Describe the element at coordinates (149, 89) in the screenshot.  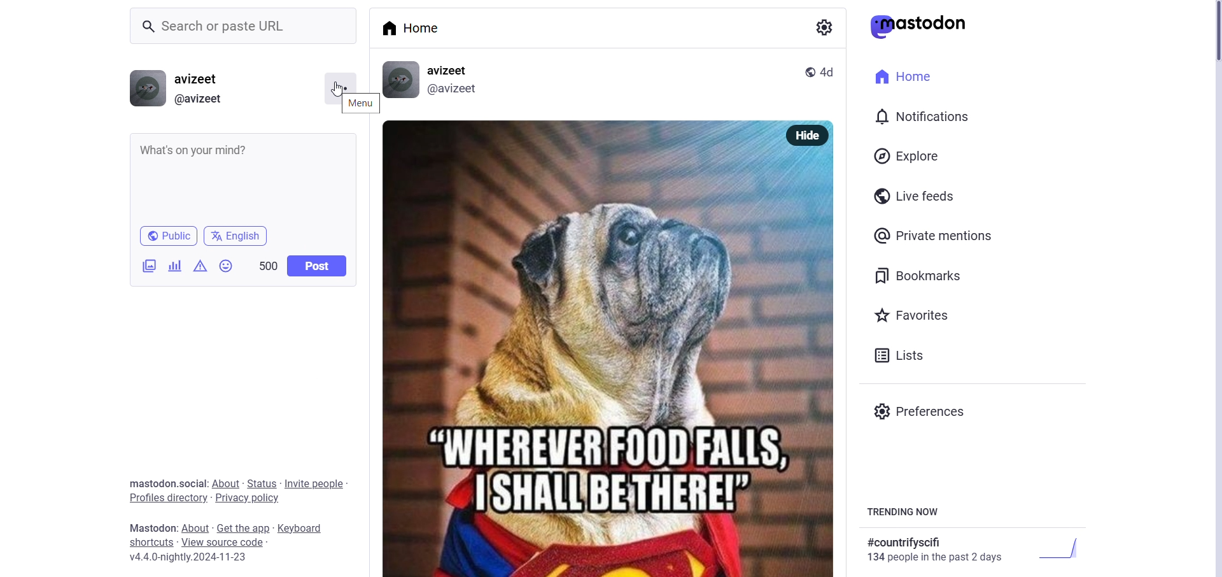
I see `display picture` at that location.